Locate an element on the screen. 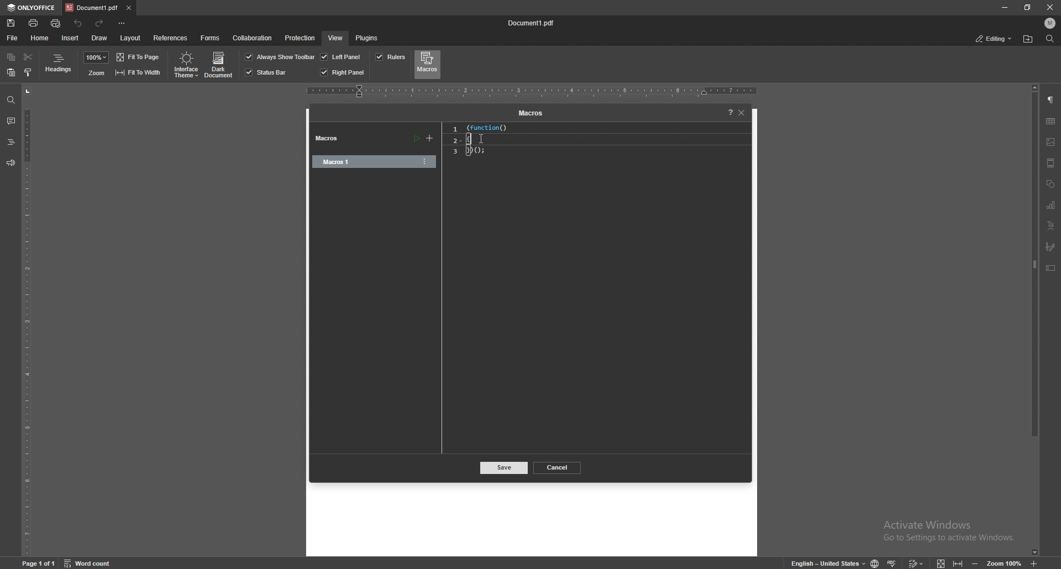 This screenshot has width=1061, height=569. dark document is located at coordinates (220, 65).